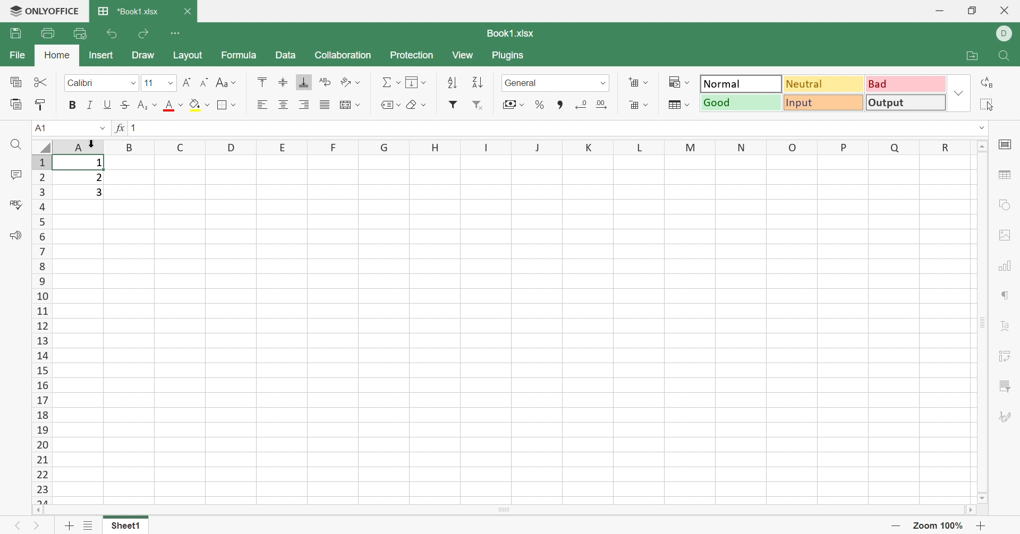 The image size is (1020, 534). Describe the element at coordinates (559, 105) in the screenshot. I see `Comma style` at that location.